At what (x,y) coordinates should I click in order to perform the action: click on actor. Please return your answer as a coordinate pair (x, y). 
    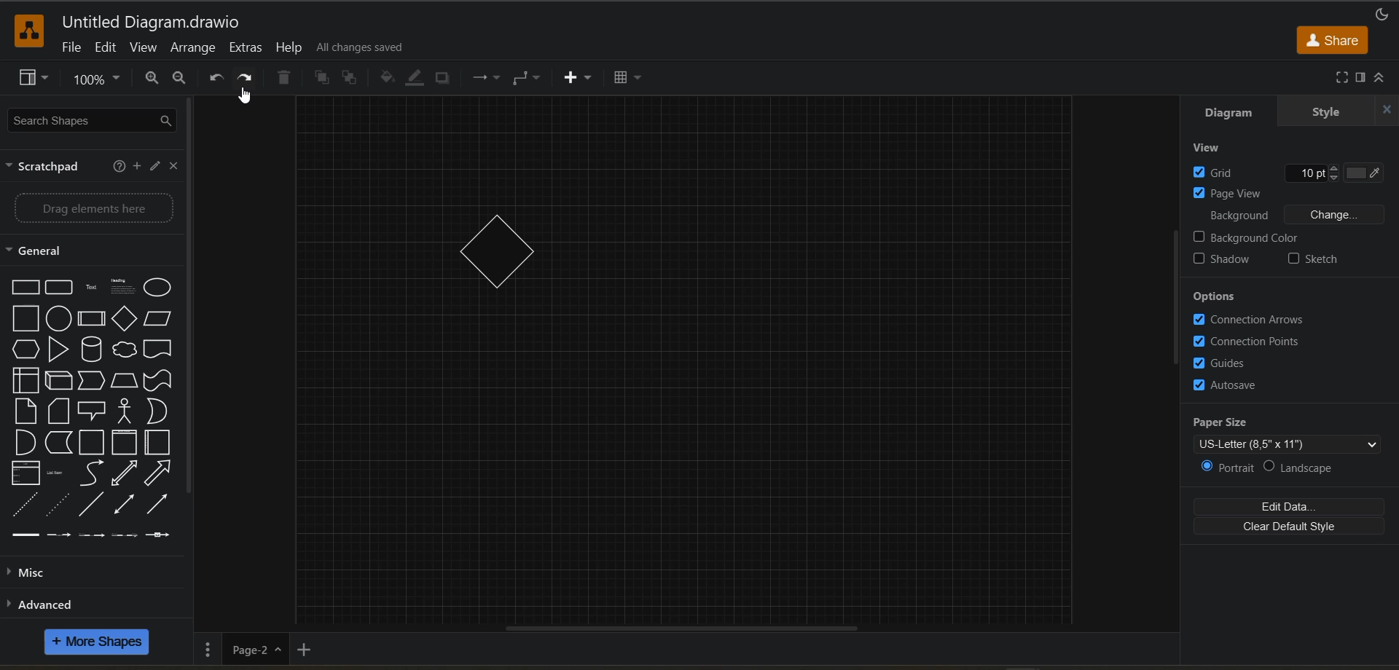
    Looking at the image, I should click on (125, 411).